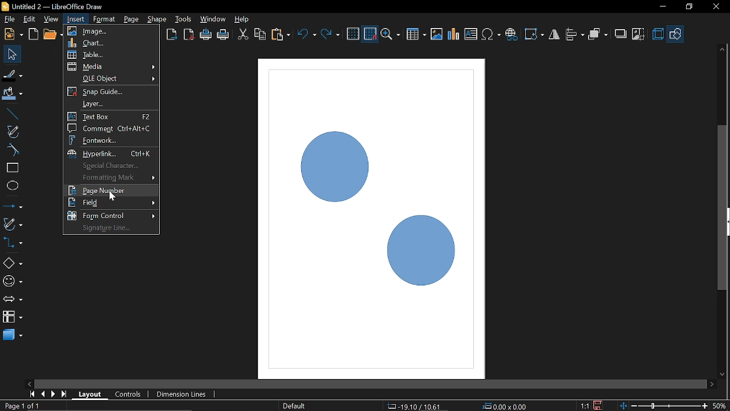 The image size is (730, 411). Describe the element at coordinates (171, 35) in the screenshot. I see `Export` at that location.